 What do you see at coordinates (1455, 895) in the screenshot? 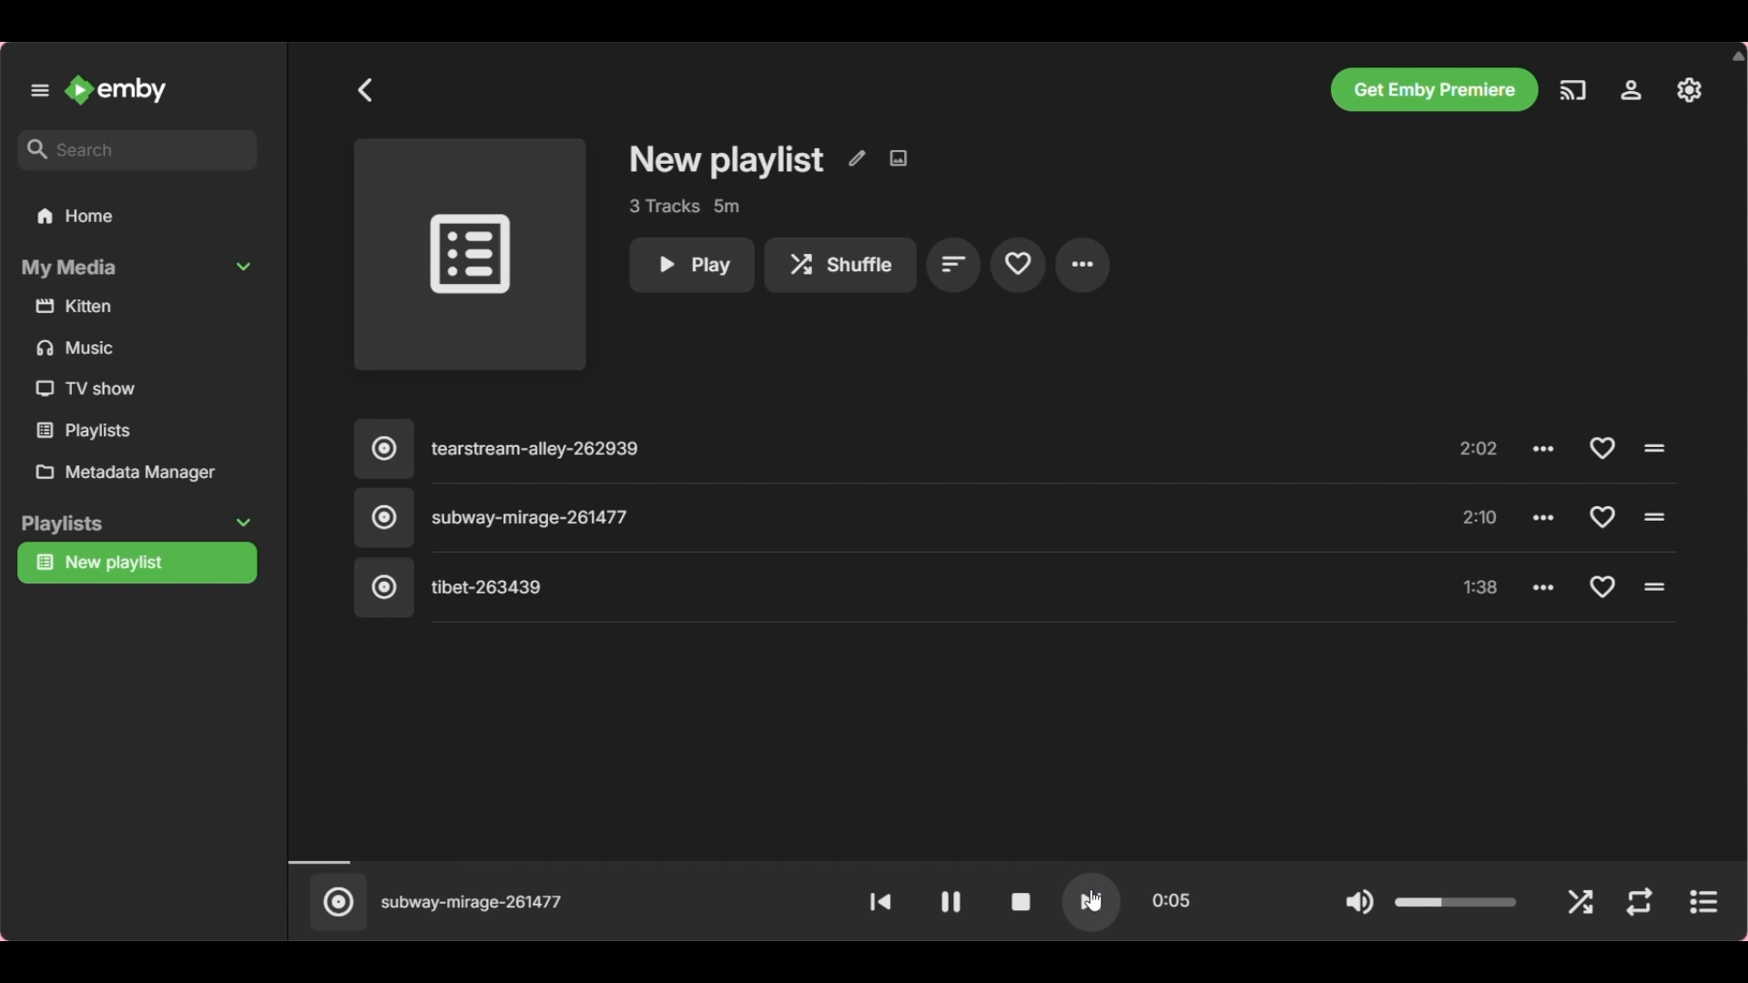
I see `Slider to change volume` at bounding box center [1455, 895].